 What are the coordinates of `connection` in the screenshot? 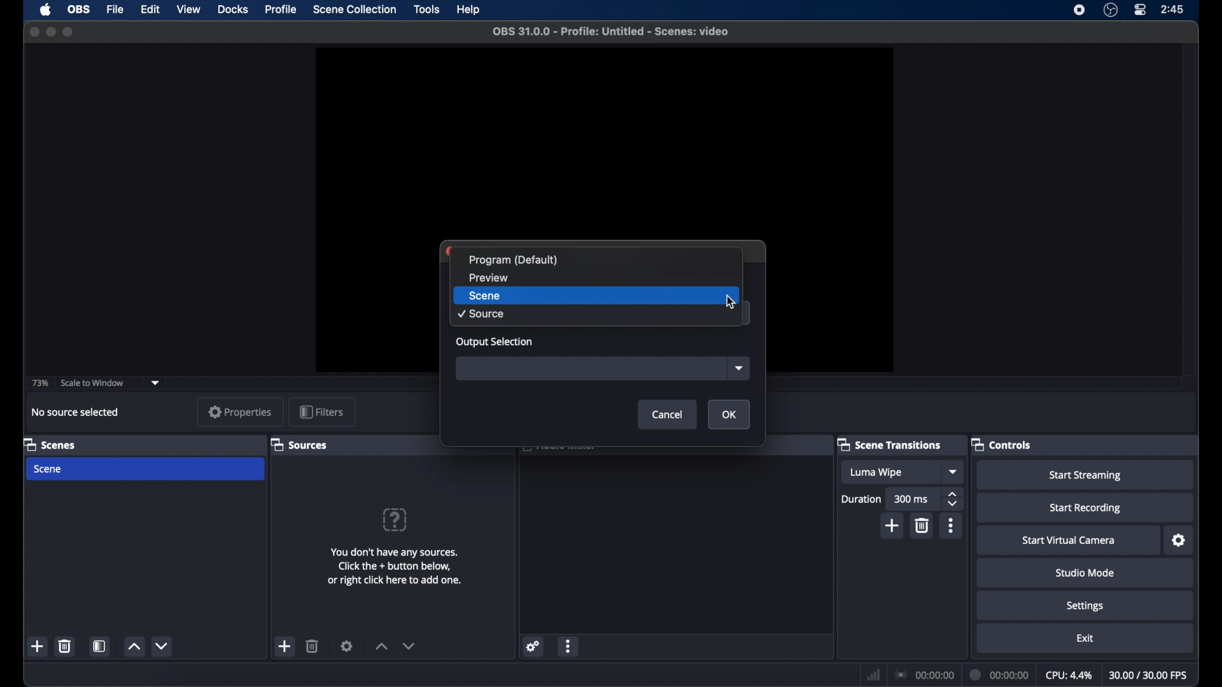 It's located at (924, 674).